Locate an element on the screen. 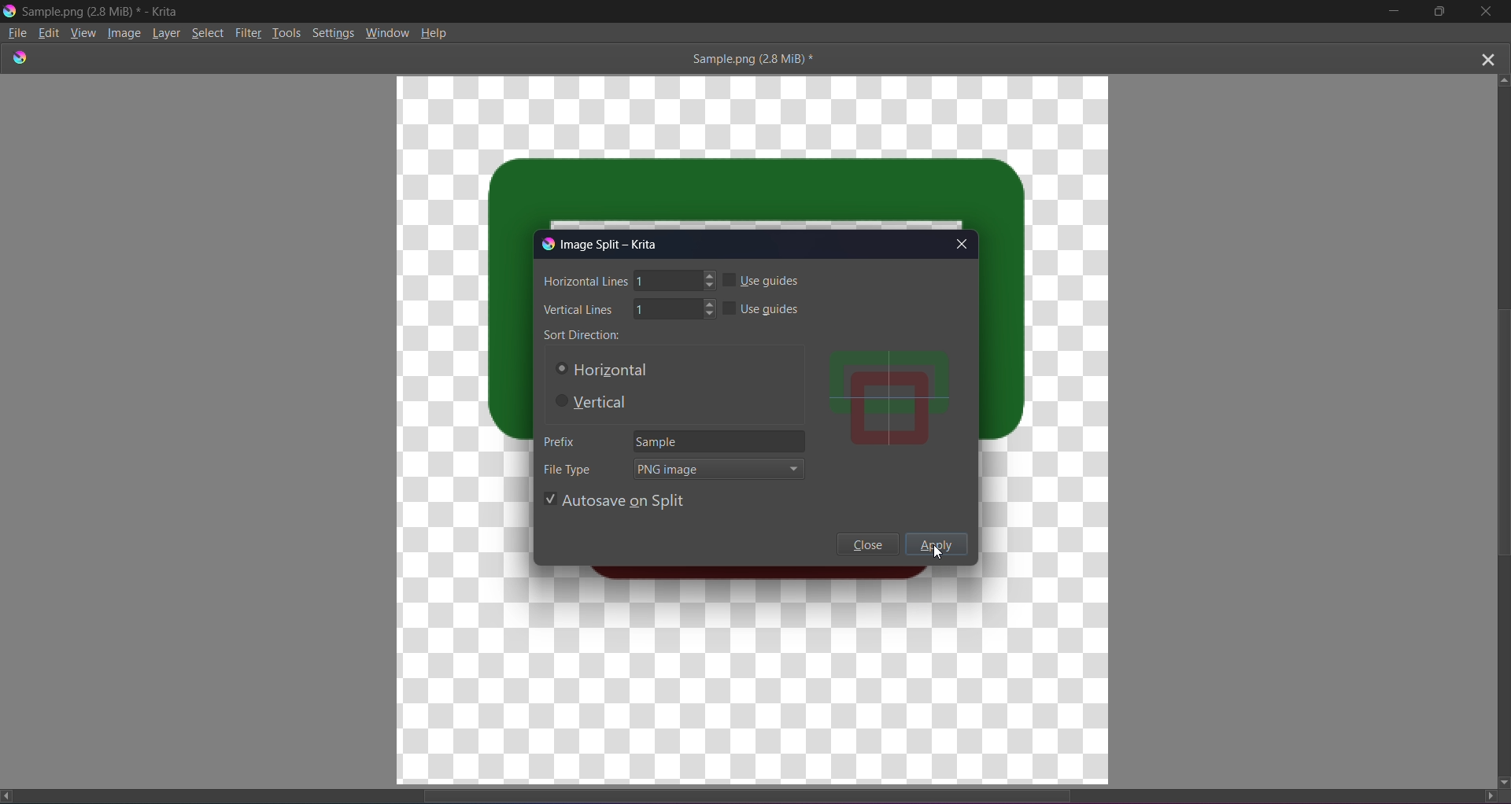 This screenshot has width=1511, height=804. Scroll left is located at coordinates (10, 795).